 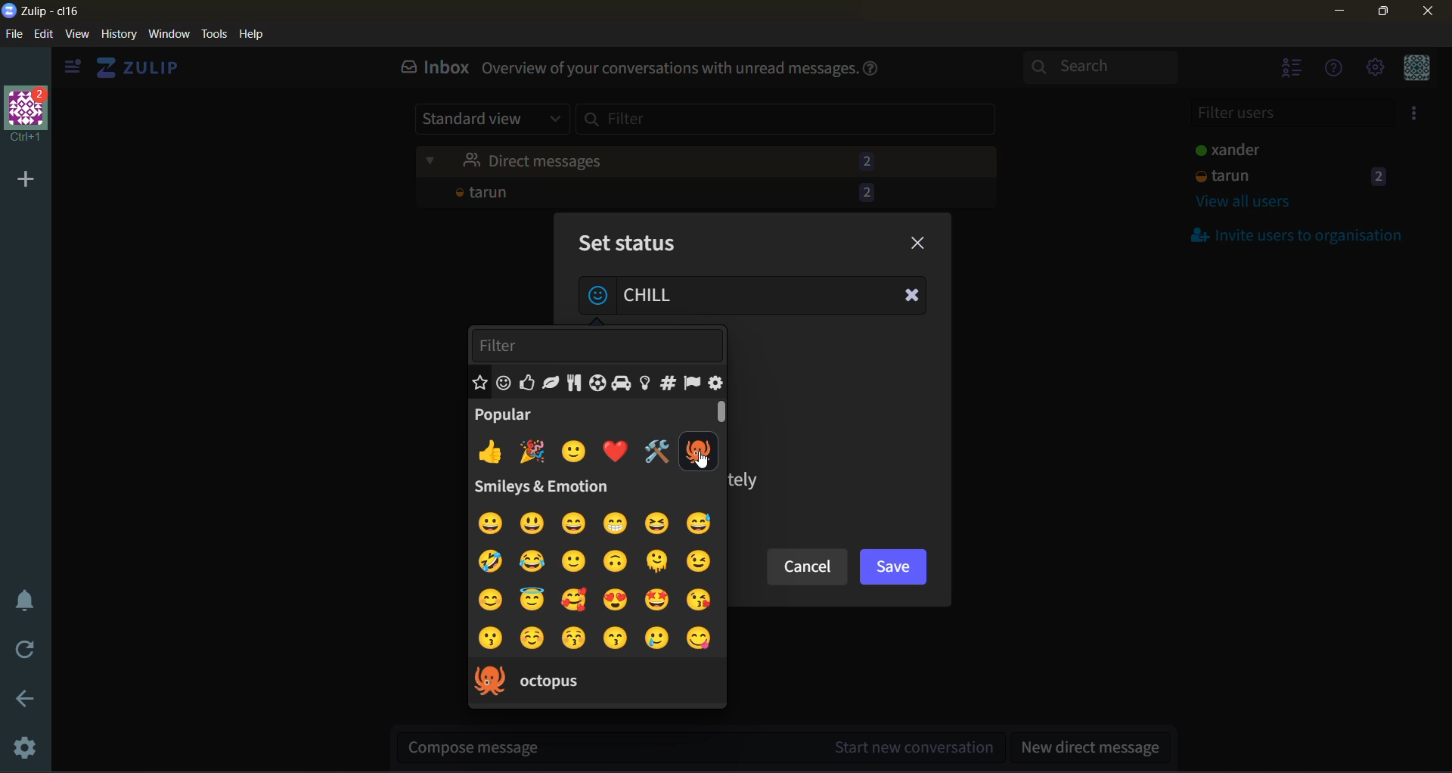 I want to click on emoji, so click(x=717, y=383).